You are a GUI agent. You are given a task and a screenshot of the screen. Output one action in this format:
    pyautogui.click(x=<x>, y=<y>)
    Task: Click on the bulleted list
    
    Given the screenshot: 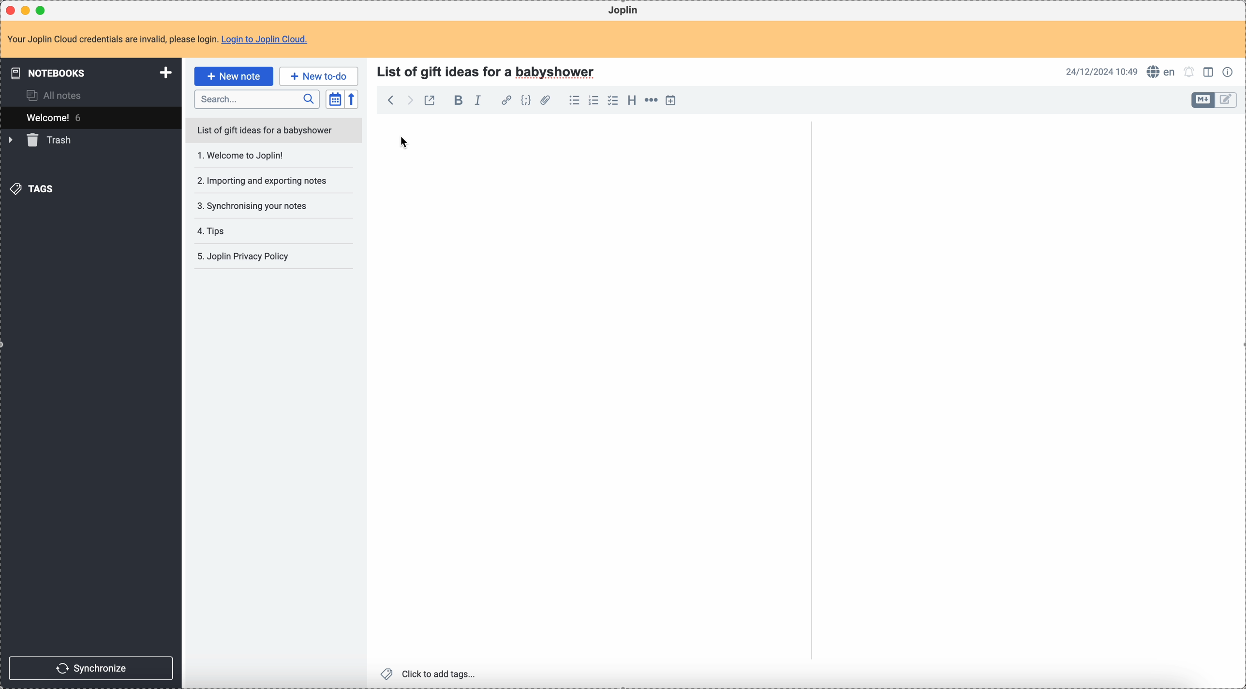 What is the action you would take?
    pyautogui.click(x=574, y=101)
    